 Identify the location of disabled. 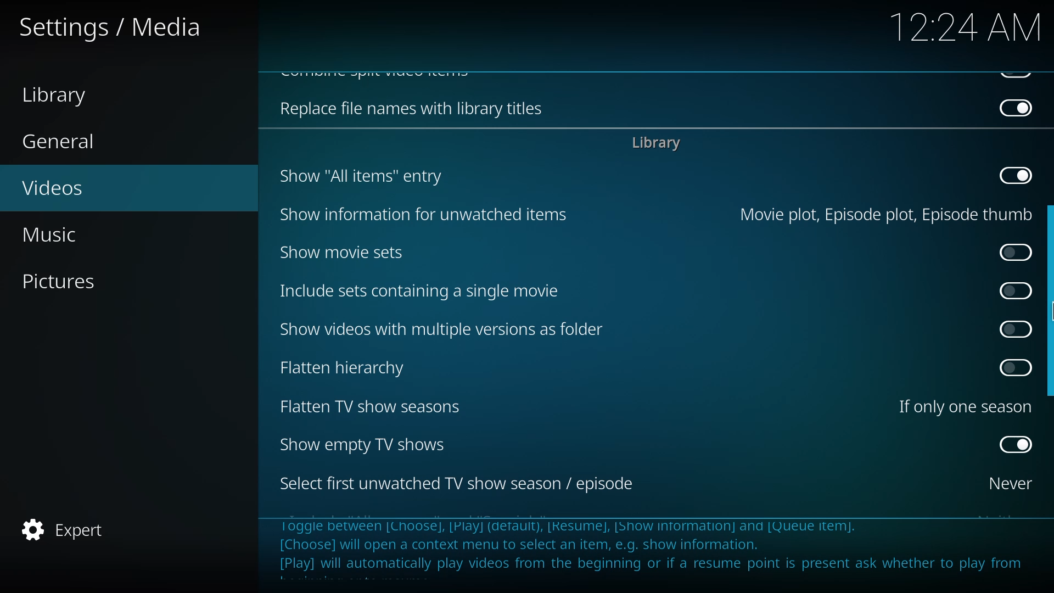
(1015, 107).